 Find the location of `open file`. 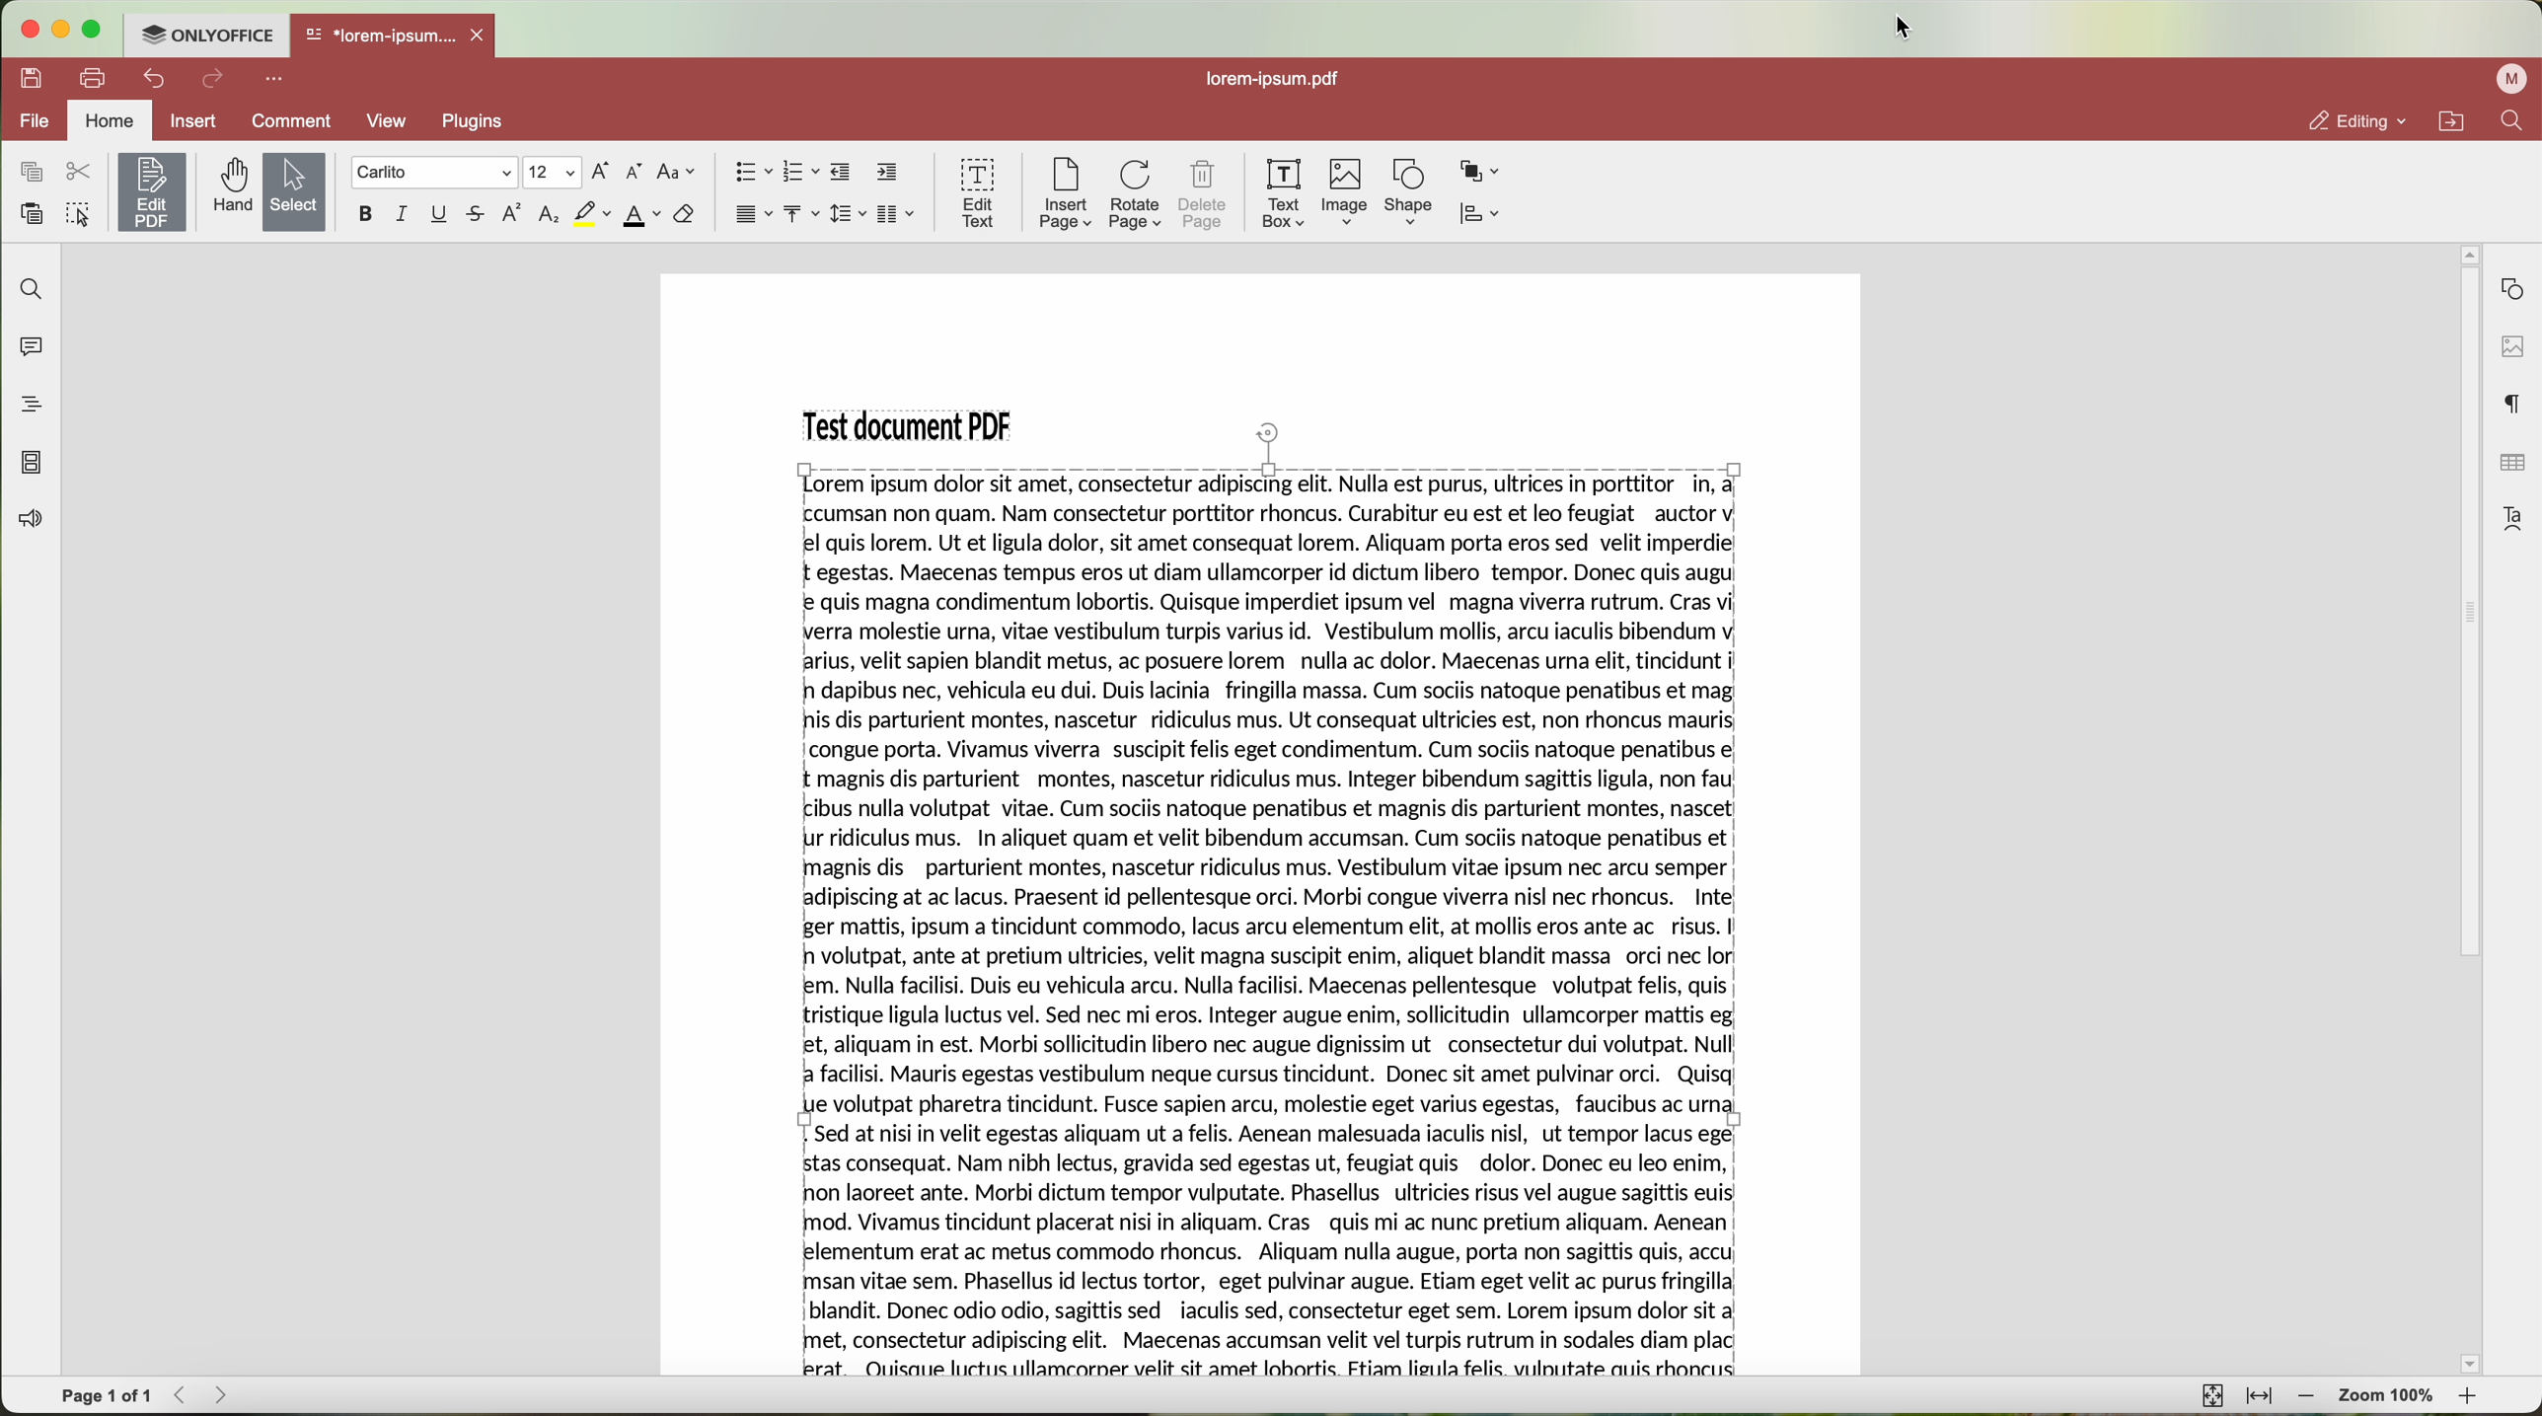

open file is located at coordinates (394, 37).